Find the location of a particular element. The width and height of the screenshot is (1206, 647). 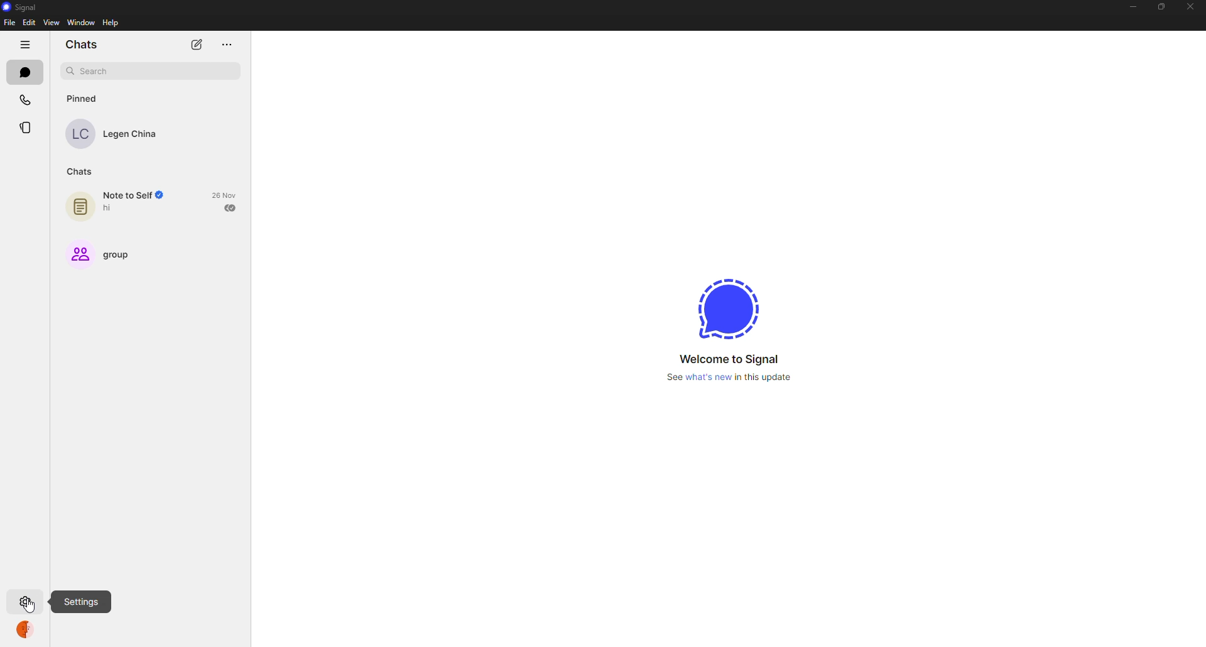

help is located at coordinates (112, 23).